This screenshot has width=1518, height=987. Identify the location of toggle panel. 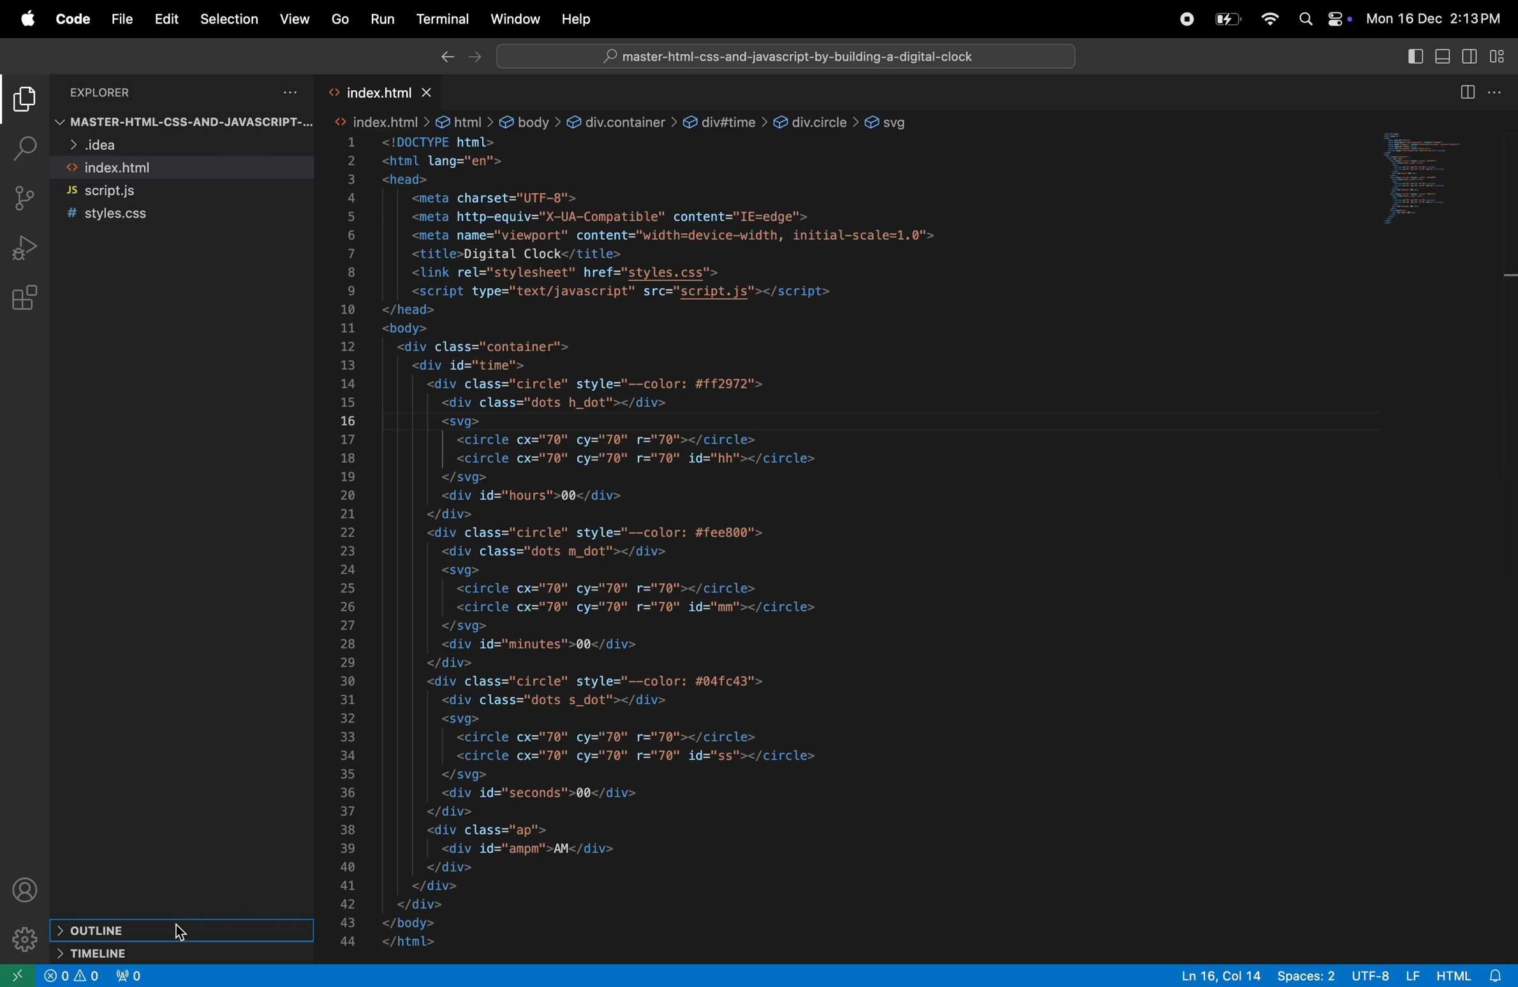
(1446, 55).